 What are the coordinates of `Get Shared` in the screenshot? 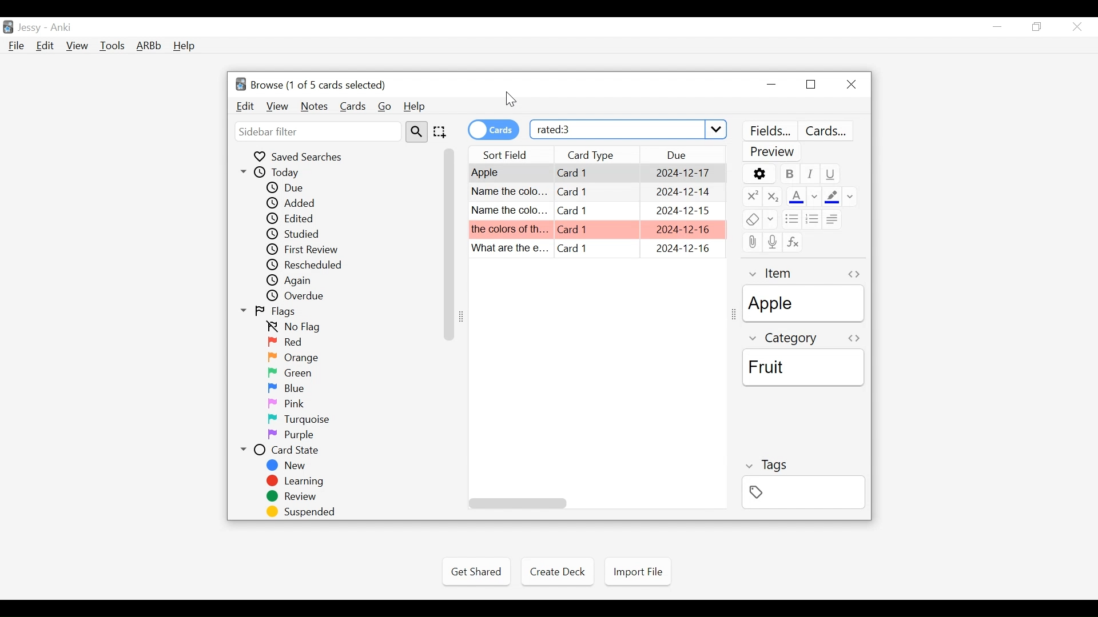 It's located at (476, 571).